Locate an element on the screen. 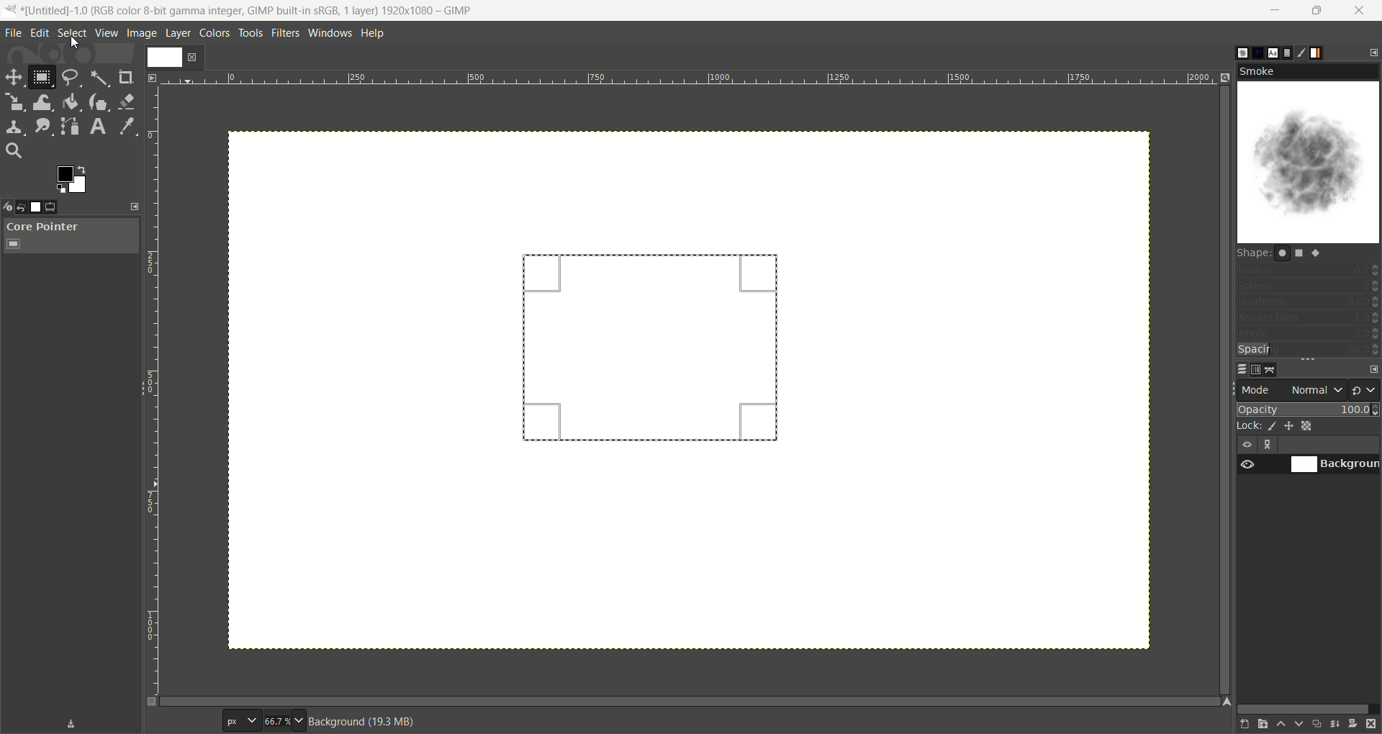 This screenshot has height=734, width=1382. layer is located at coordinates (1242, 370).